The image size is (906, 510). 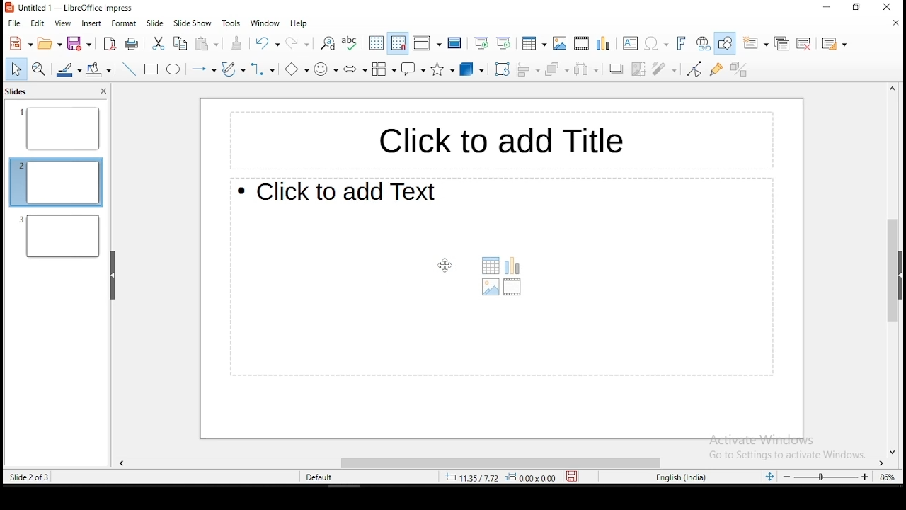 What do you see at coordinates (39, 69) in the screenshot?
I see `zoom and pan` at bounding box center [39, 69].